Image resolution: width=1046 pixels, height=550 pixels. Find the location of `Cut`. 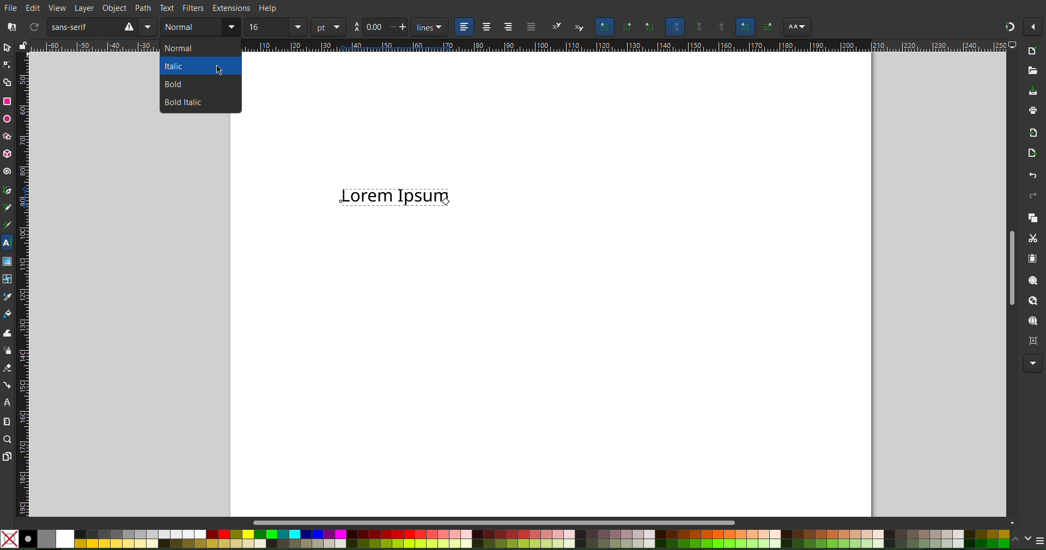

Cut is located at coordinates (1033, 239).